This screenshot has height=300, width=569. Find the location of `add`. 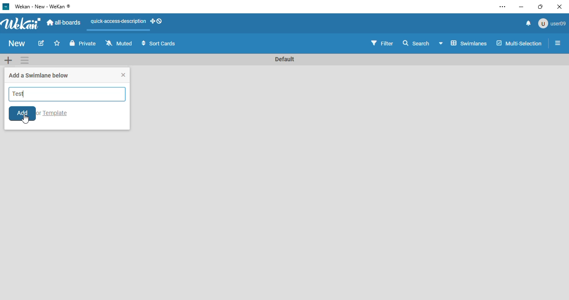

add is located at coordinates (22, 113).